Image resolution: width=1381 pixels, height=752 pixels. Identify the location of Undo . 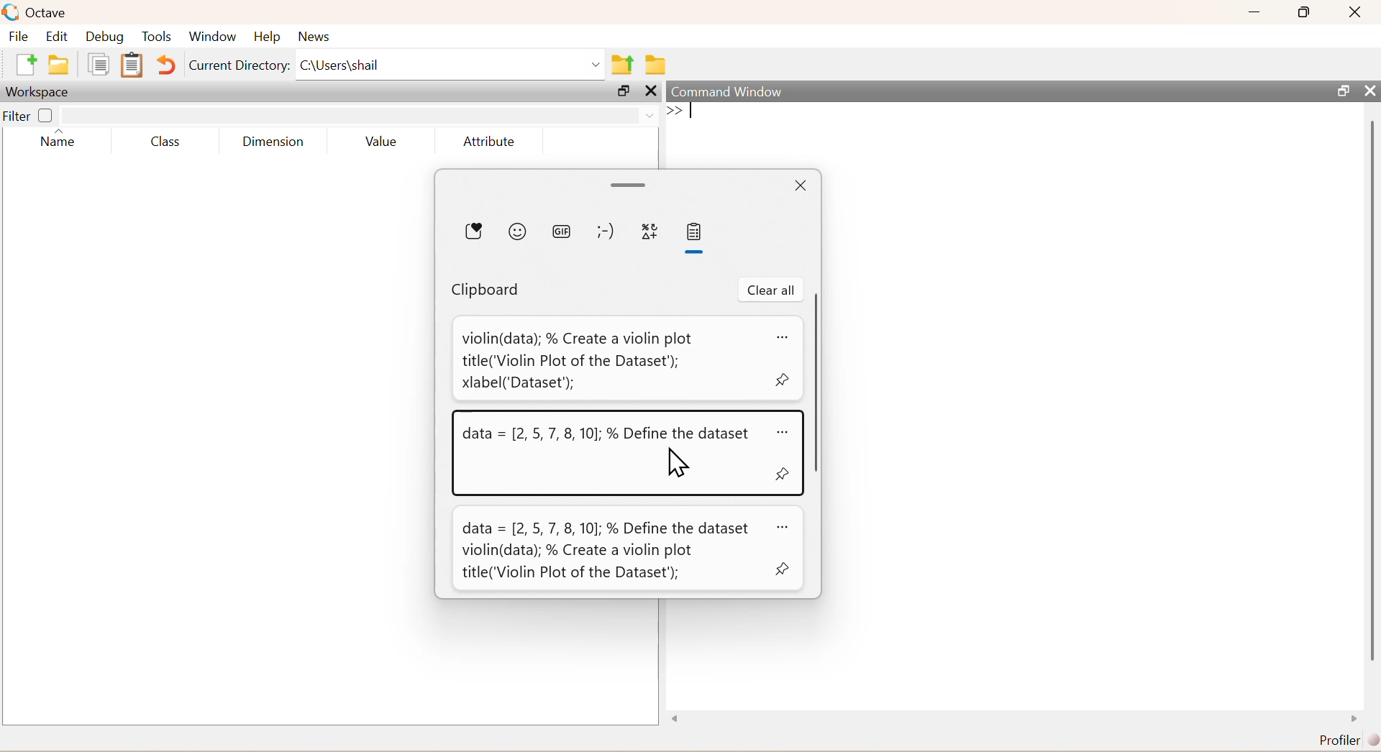
(165, 65).